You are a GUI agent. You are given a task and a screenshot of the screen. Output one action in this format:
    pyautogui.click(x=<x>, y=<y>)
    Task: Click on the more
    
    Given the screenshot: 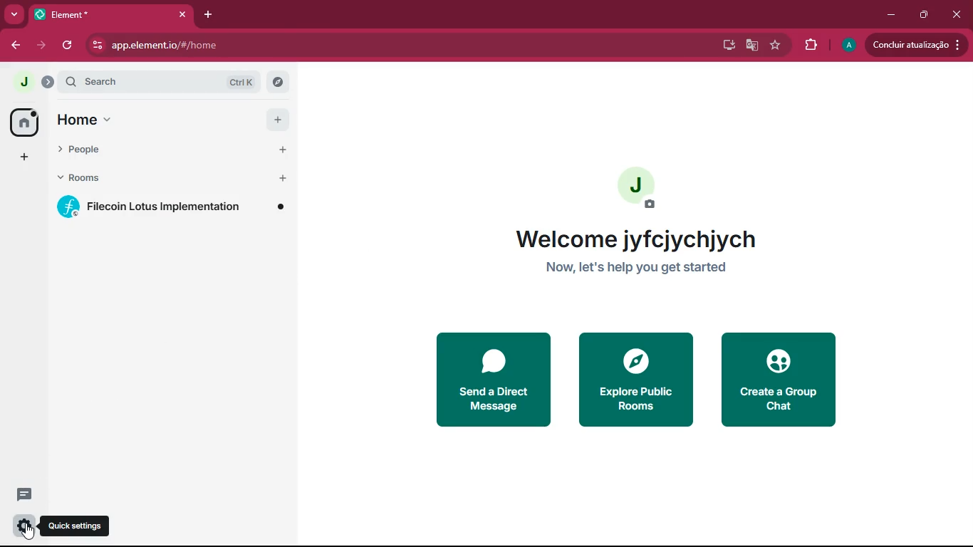 What is the action you would take?
    pyautogui.click(x=14, y=14)
    